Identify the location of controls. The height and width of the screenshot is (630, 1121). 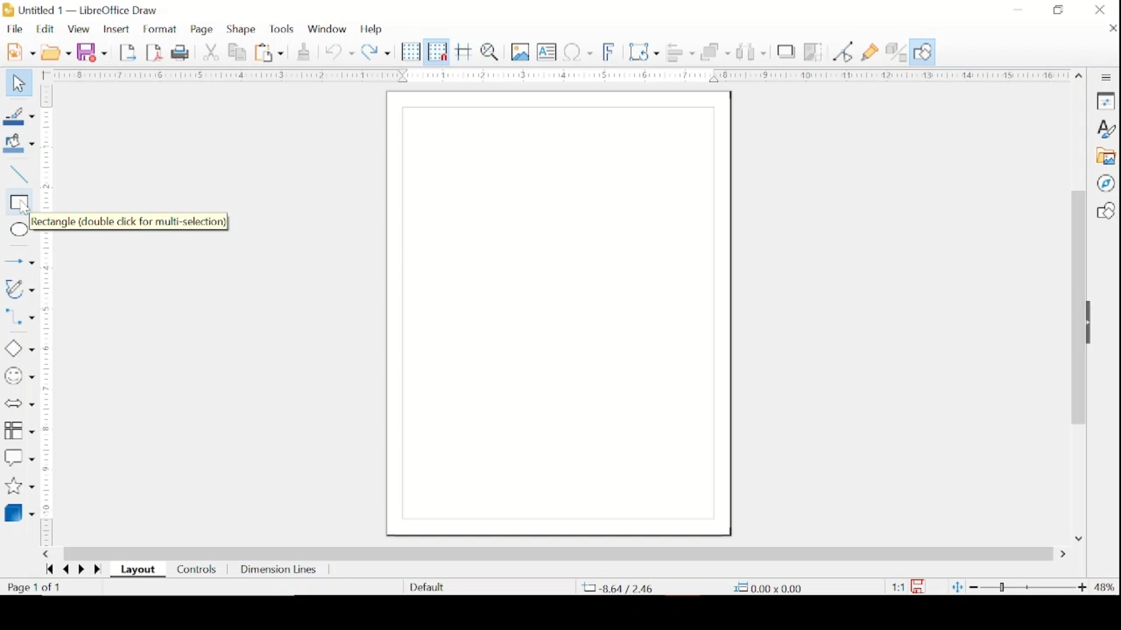
(197, 570).